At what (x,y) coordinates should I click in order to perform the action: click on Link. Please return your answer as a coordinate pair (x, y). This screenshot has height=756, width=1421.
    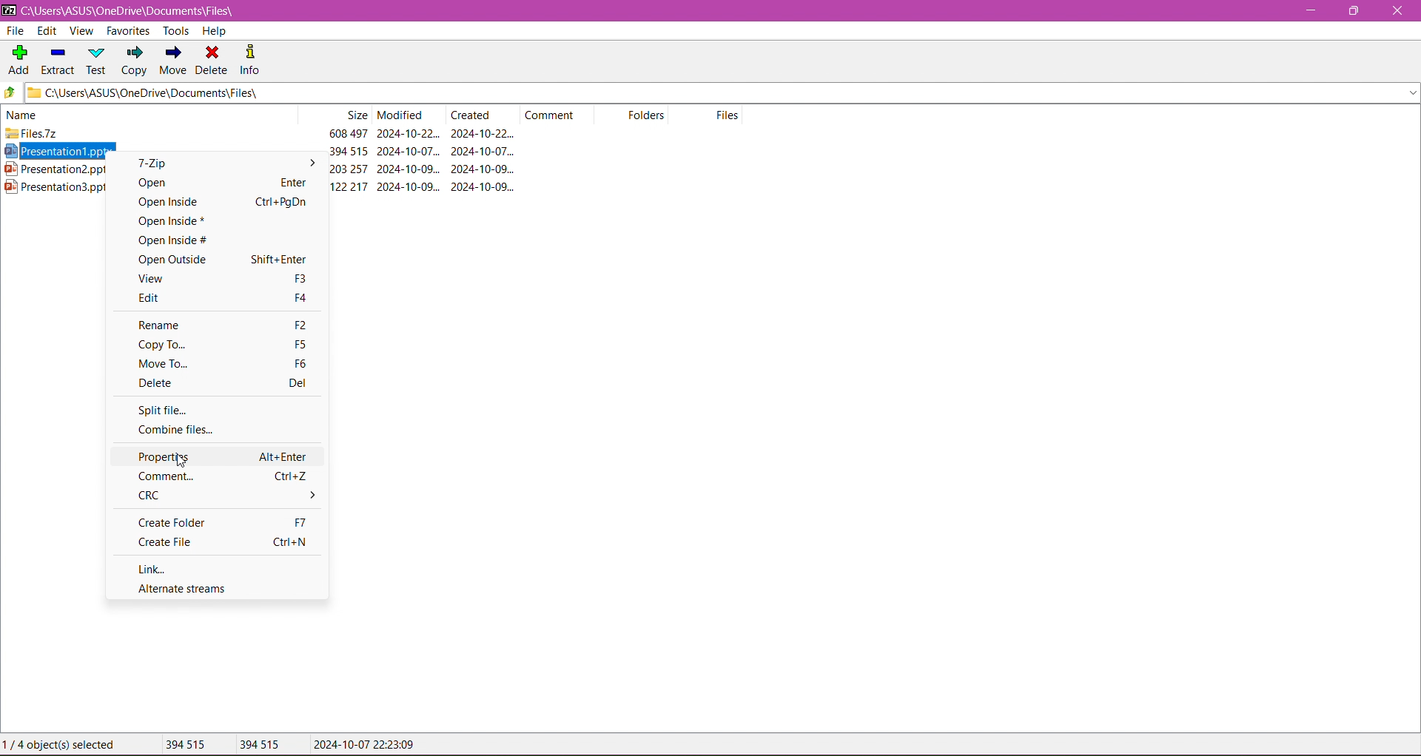
    Looking at the image, I should click on (160, 570).